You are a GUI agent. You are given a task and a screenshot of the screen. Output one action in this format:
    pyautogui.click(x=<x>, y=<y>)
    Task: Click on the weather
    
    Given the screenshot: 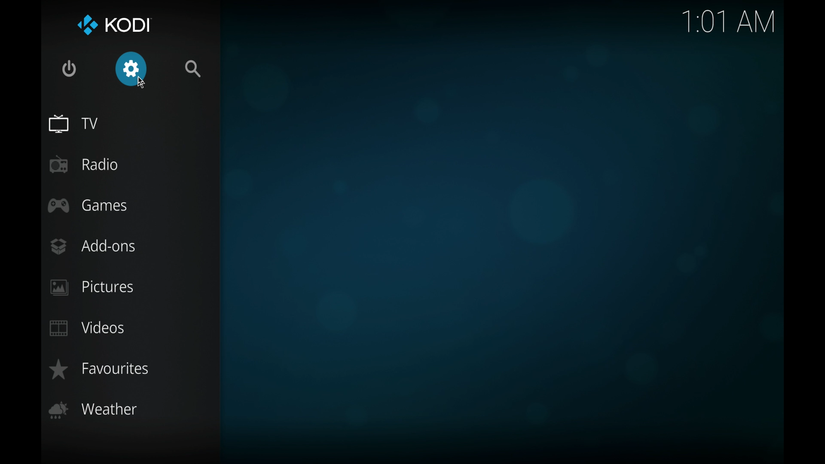 What is the action you would take?
    pyautogui.click(x=93, y=409)
    